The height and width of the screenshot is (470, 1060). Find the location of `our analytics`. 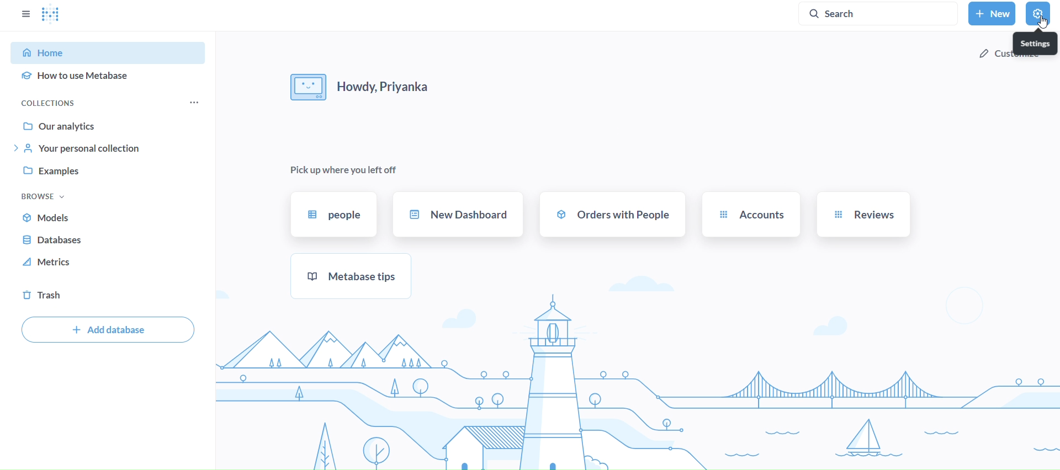

our analytics is located at coordinates (110, 125).